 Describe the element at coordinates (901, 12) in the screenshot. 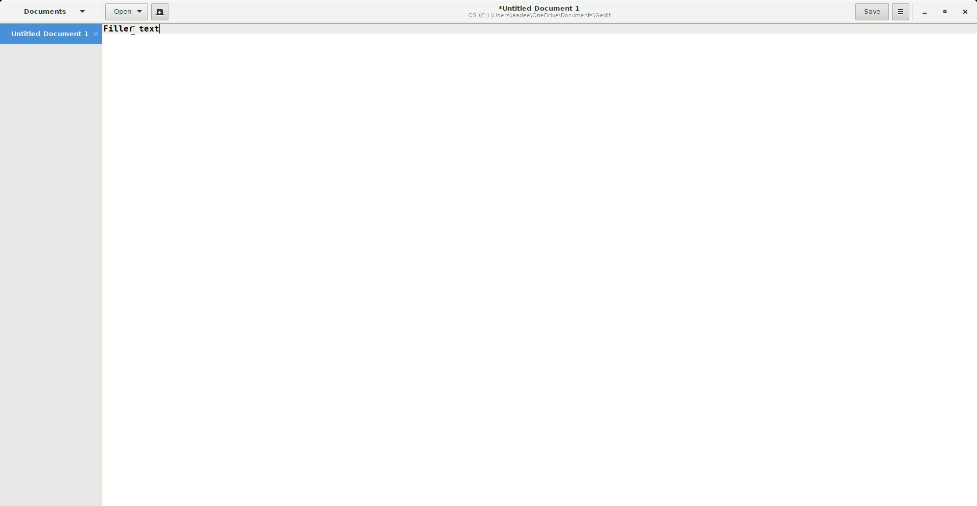

I see `Options` at that location.